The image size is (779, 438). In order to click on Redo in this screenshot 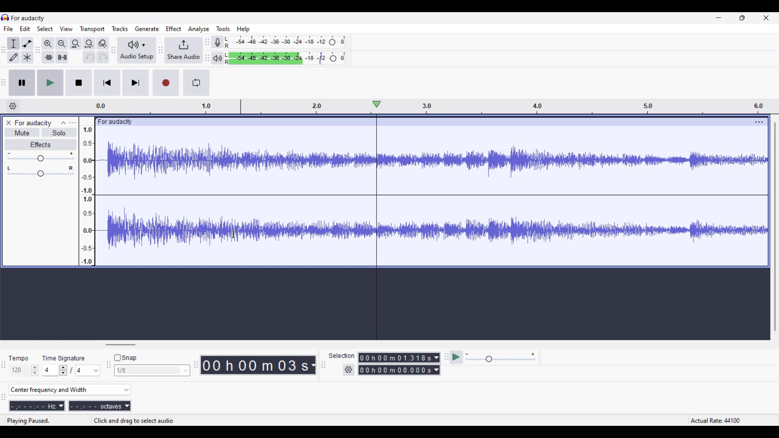, I will do `click(103, 57)`.